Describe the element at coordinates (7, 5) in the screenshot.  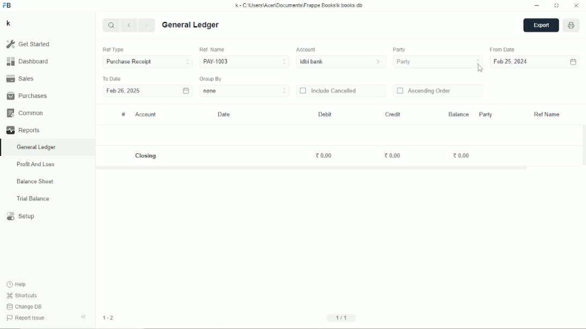
I see `FB` at that location.